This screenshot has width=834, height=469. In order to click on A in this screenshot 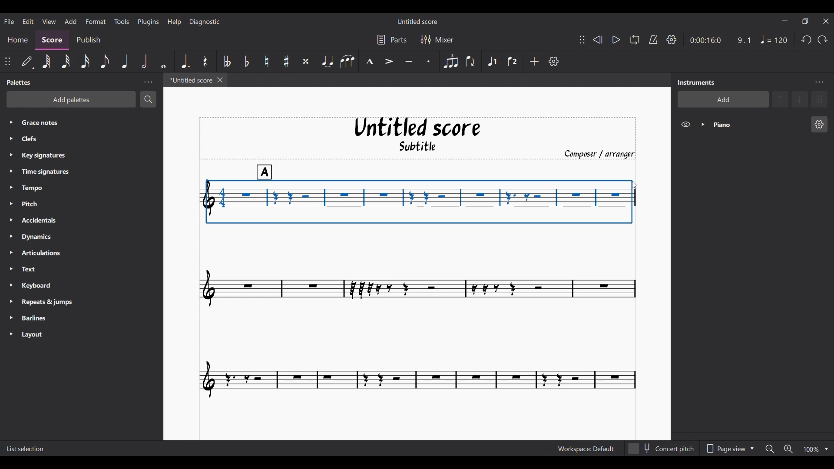, I will do `click(265, 169)`.